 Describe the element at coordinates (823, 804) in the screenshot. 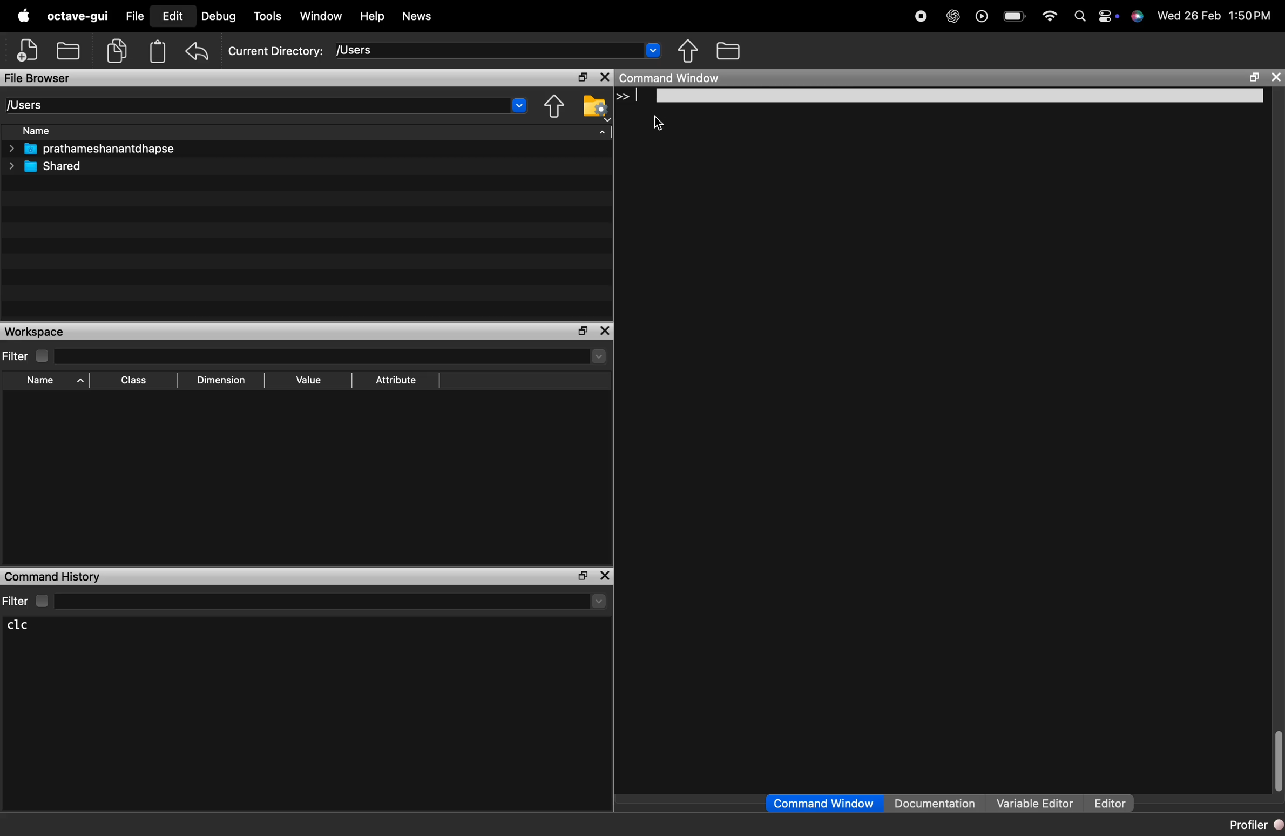

I see `Command Window` at that location.